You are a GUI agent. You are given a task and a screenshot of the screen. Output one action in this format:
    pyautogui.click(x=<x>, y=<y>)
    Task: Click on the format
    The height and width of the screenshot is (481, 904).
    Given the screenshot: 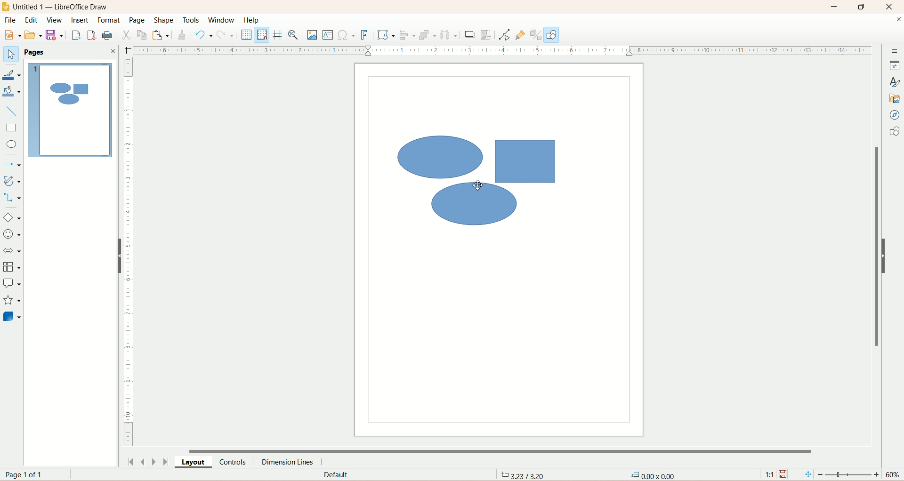 What is the action you would take?
    pyautogui.click(x=110, y=21)
    